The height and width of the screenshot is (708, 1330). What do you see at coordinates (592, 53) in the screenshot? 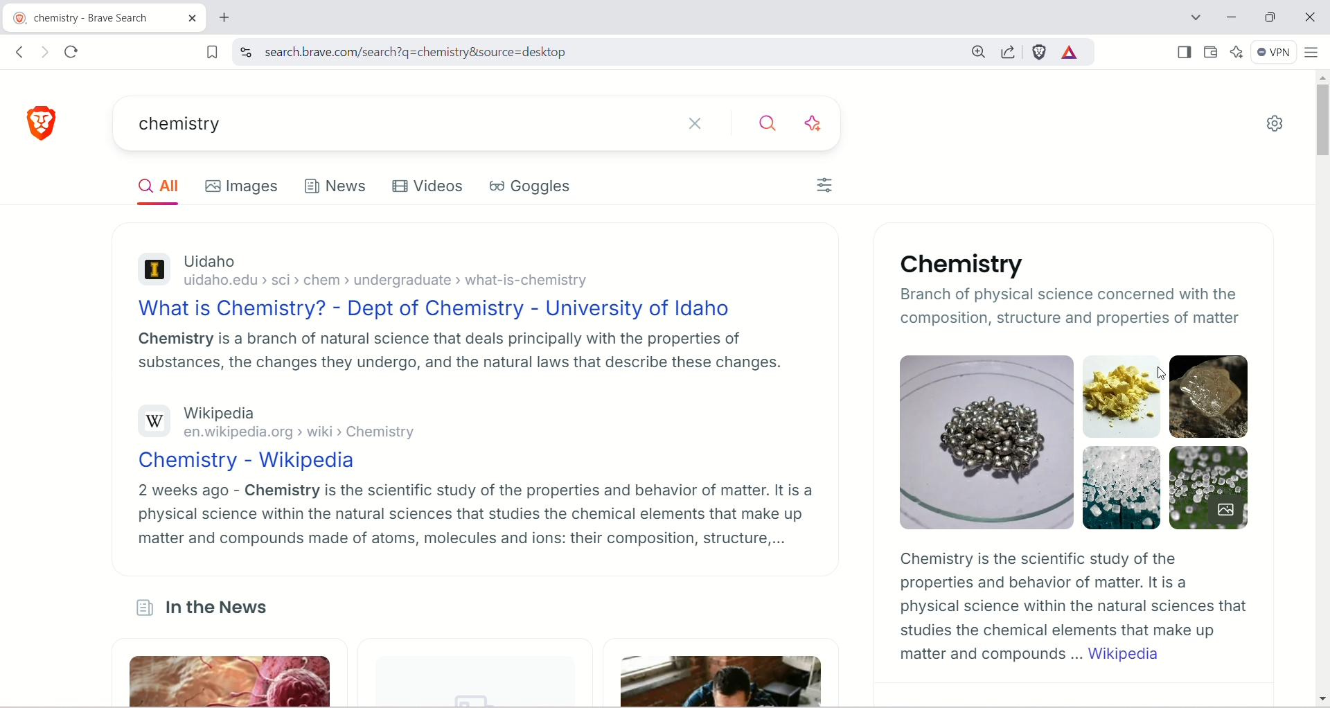
I see `search` at bounding box center [592, 53].